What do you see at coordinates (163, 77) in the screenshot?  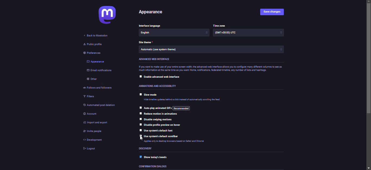 I see `enable advanced web interface` at bounding box center [163, 77].